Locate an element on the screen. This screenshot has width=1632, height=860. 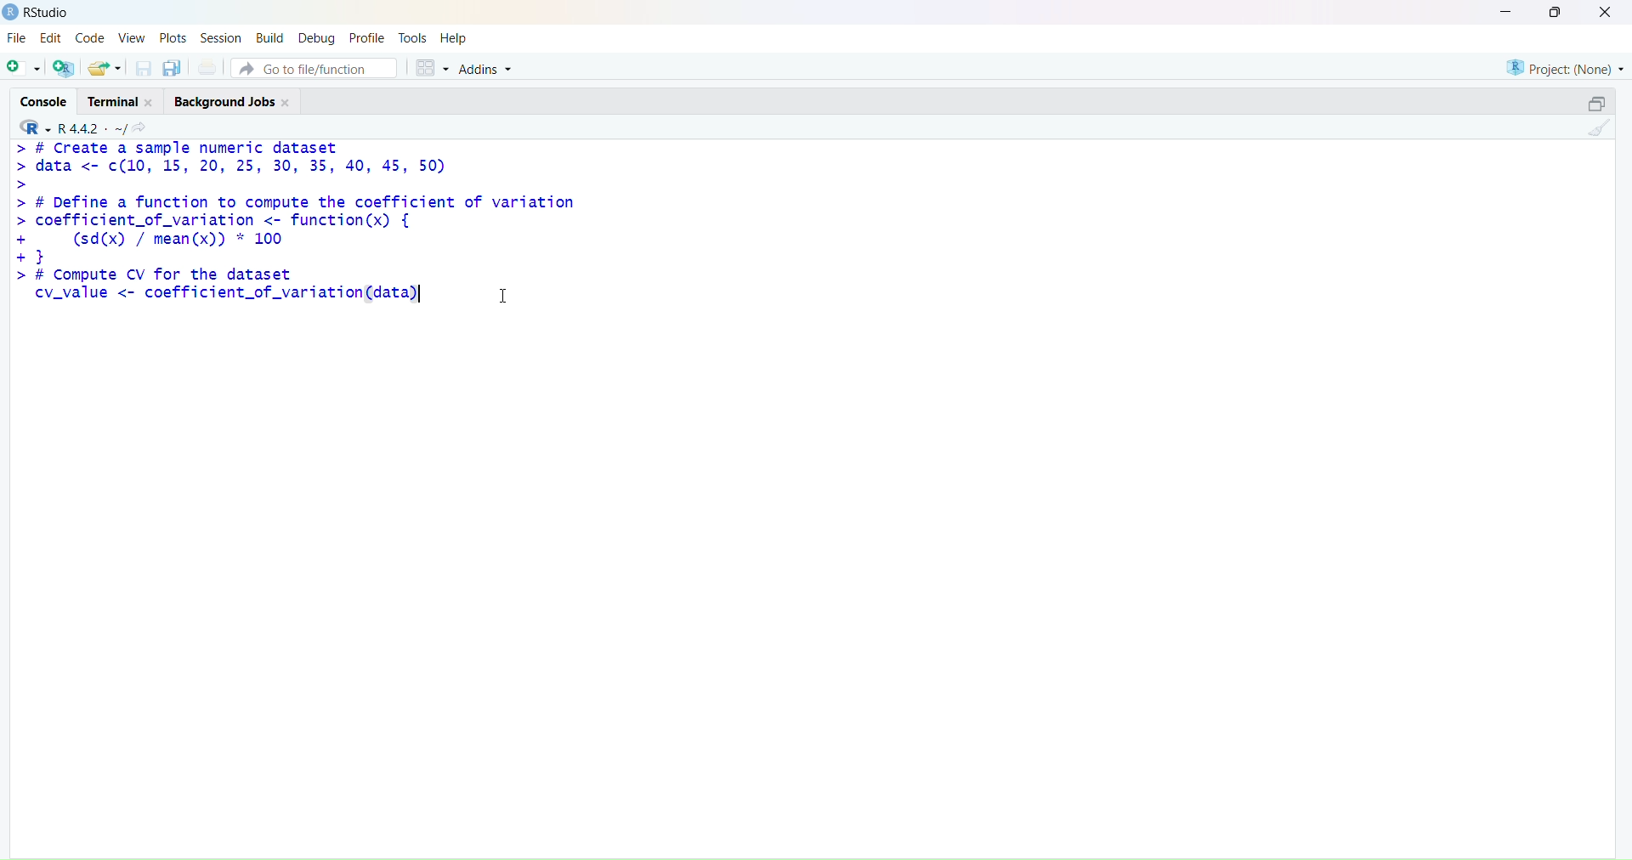
open in separate window  is located at coordinates (1596, 103).